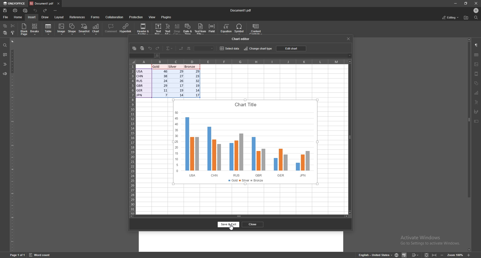 This screenshot has width=481, height=258. I want to click on home, so click(18, 17).